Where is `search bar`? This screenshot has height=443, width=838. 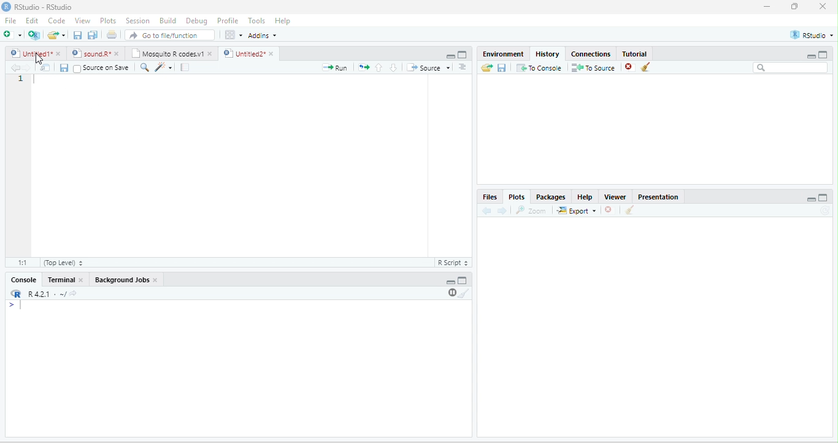
search bar is located at coordinates (791, 67).